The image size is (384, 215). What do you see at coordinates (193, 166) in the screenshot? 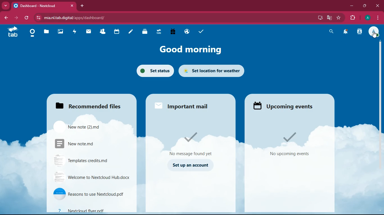
I see `set up an account` at bounding box center [193, 166].